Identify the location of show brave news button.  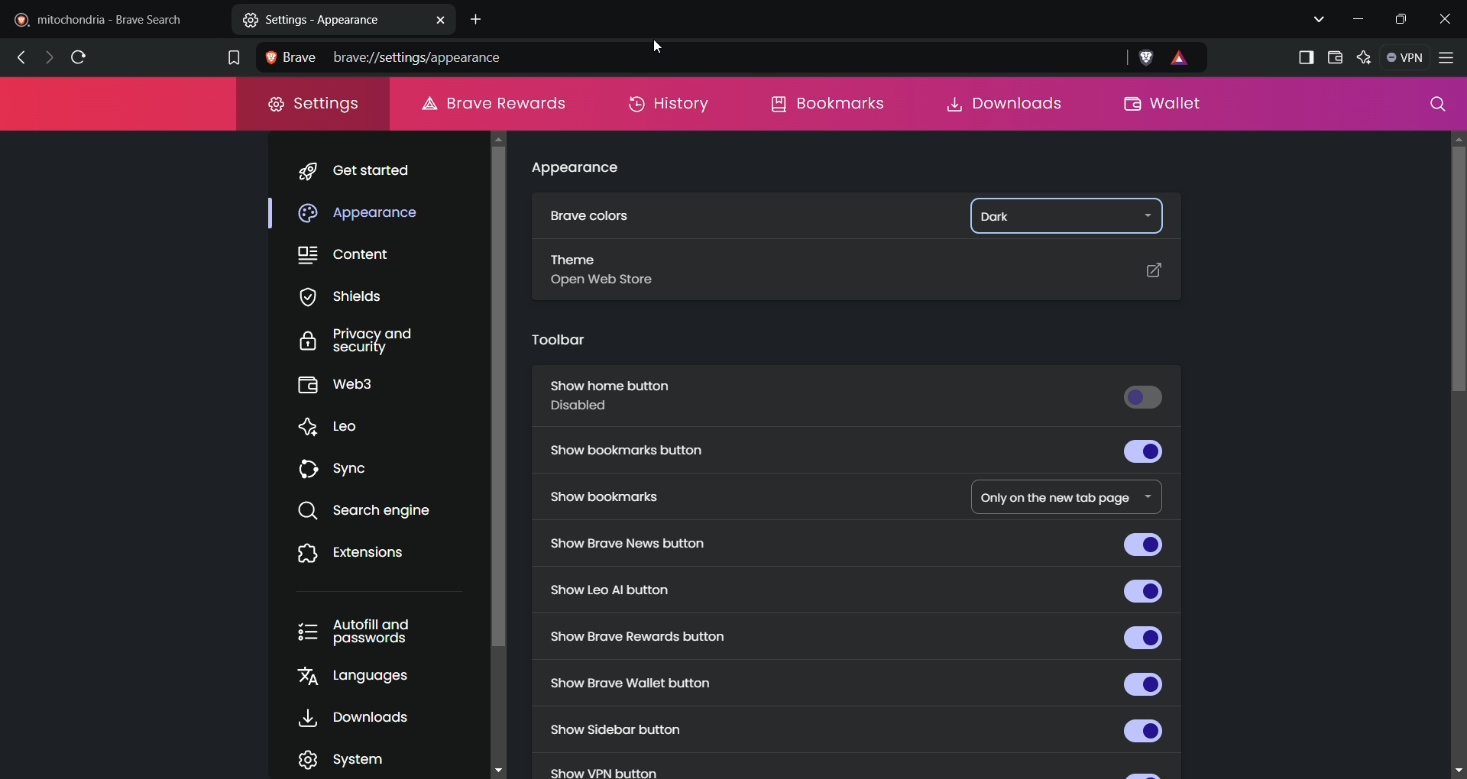
(853, 544).